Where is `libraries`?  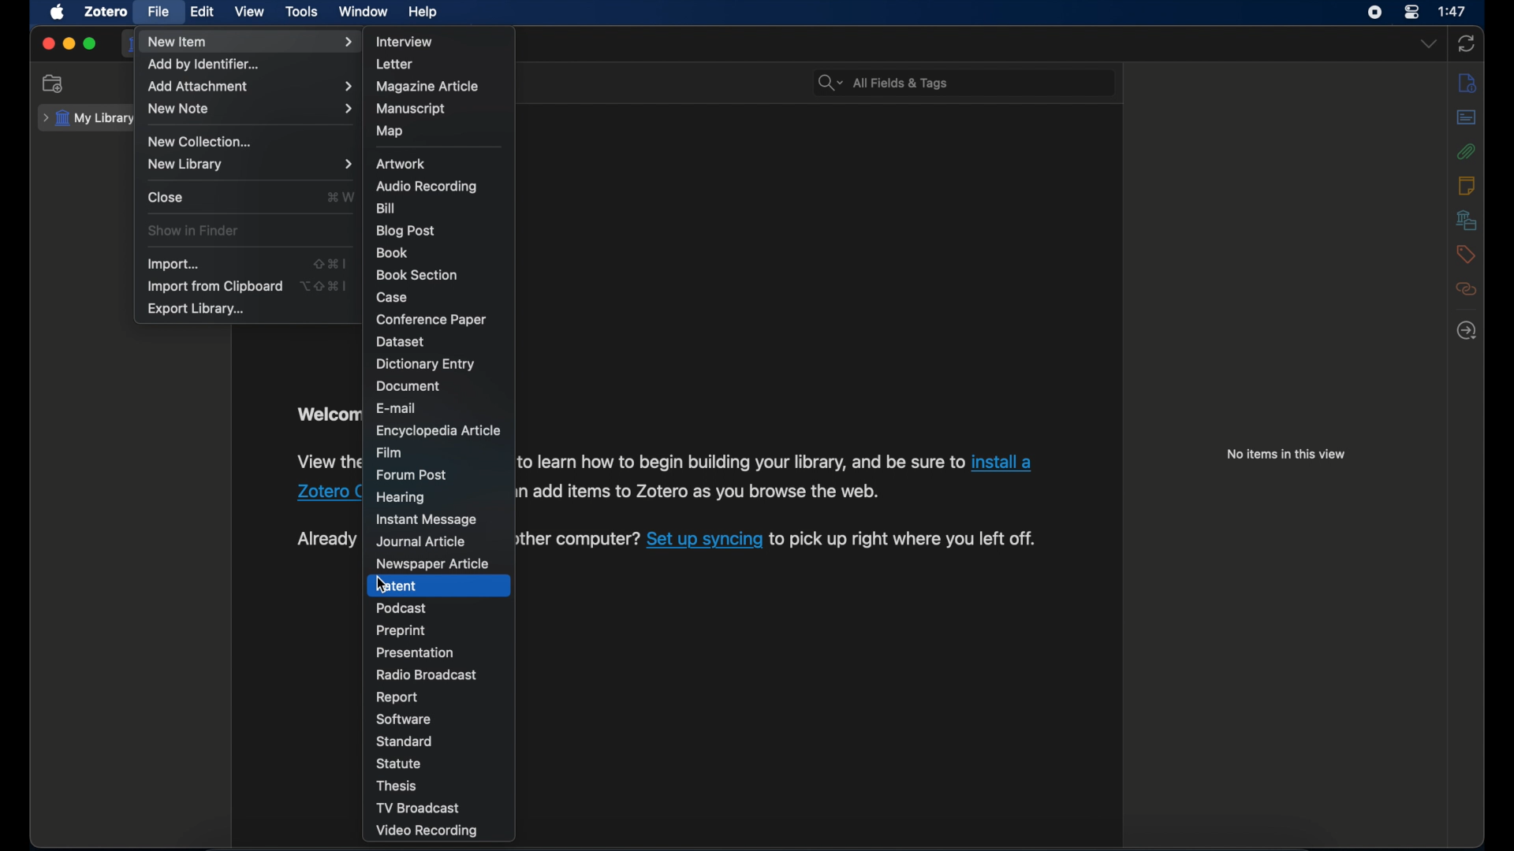 libraries is located at coordinates (1467, 220).